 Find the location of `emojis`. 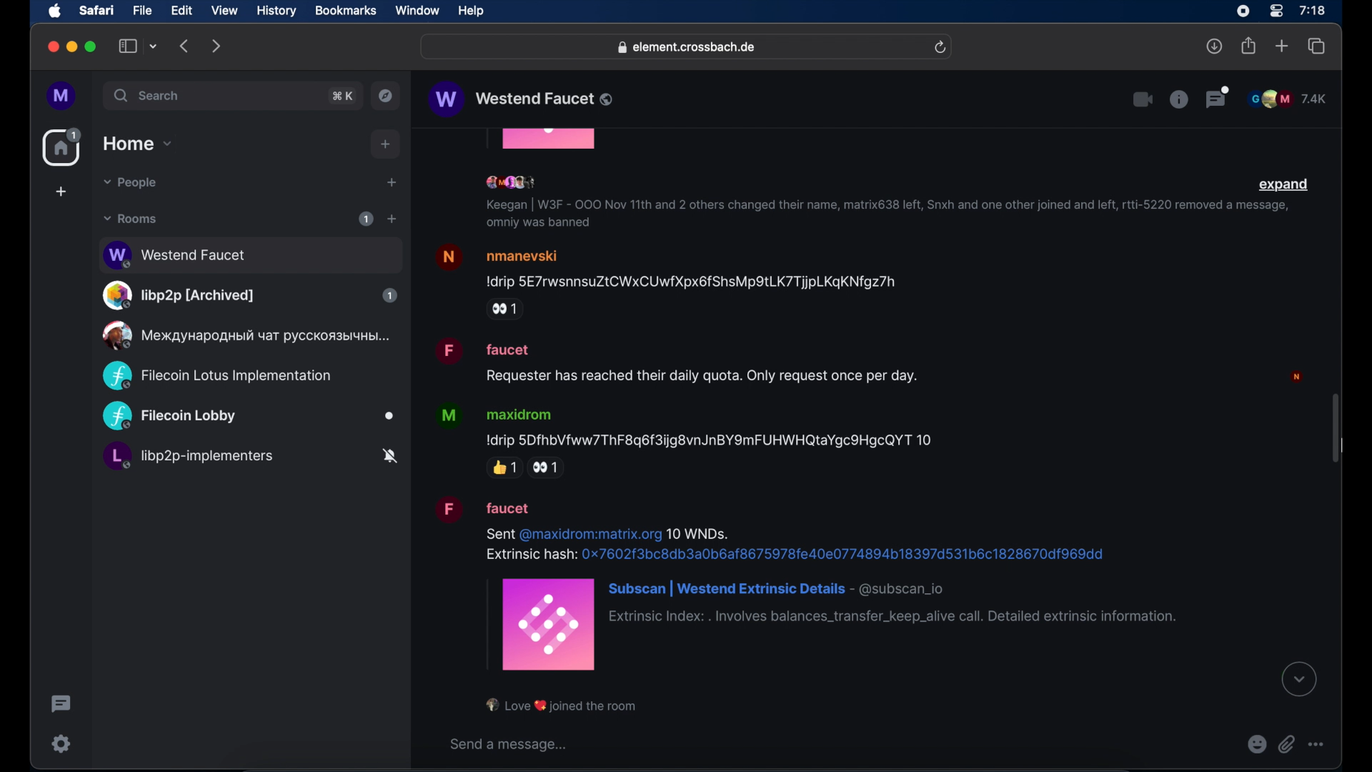

emojis is located at coordinates (1257, 744).